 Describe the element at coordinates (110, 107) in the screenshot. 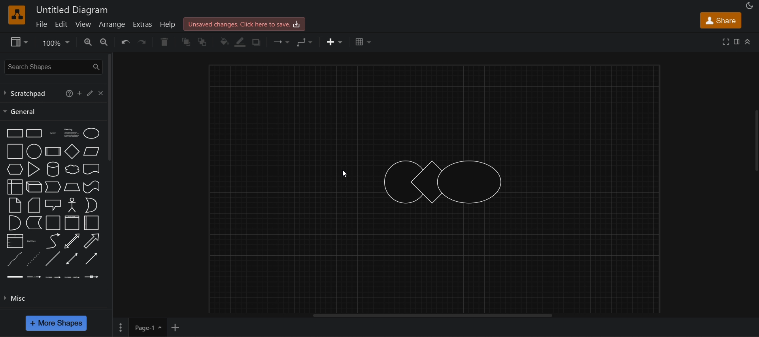

I see `vertical scroll bar` at that location.